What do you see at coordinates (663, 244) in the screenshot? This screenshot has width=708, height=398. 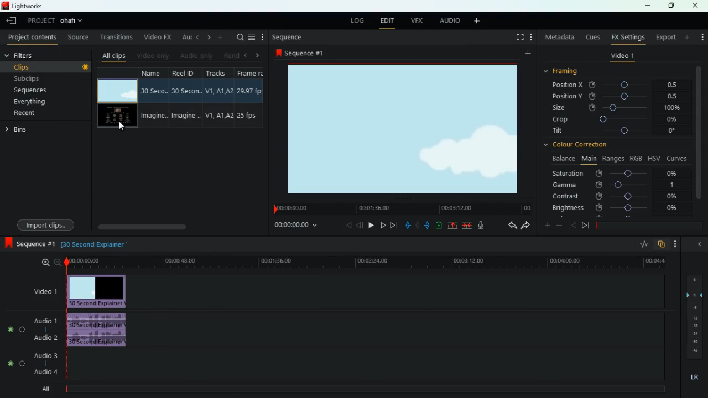 I see `overlap` at bounding box center [663, 244].